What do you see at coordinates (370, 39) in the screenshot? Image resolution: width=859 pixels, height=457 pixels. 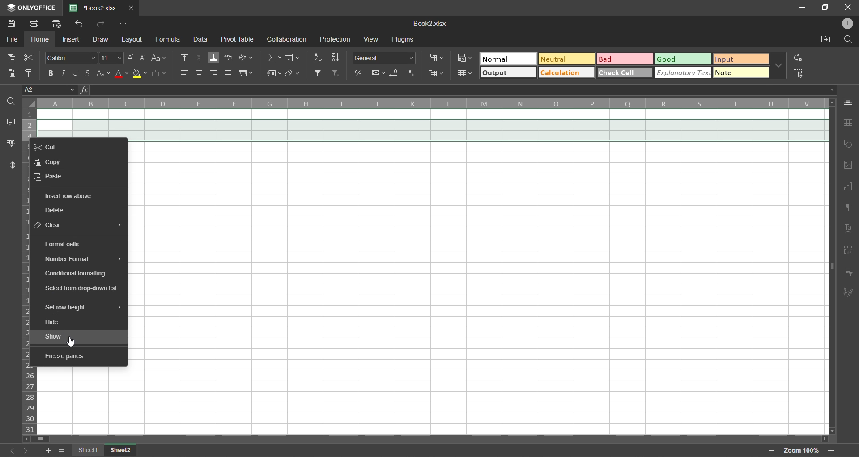 I see `view` at bounding box center [370, 39].